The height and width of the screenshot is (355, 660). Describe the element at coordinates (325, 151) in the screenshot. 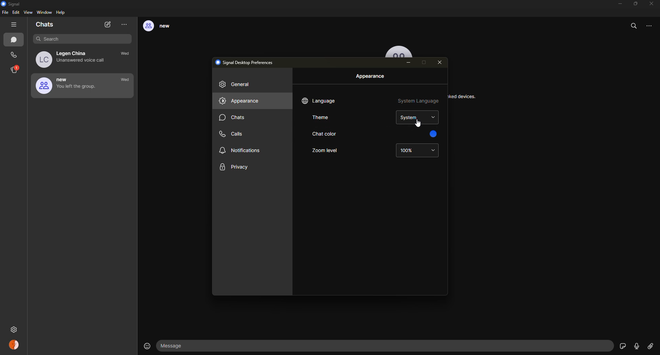

I see `zoom level` at that location.